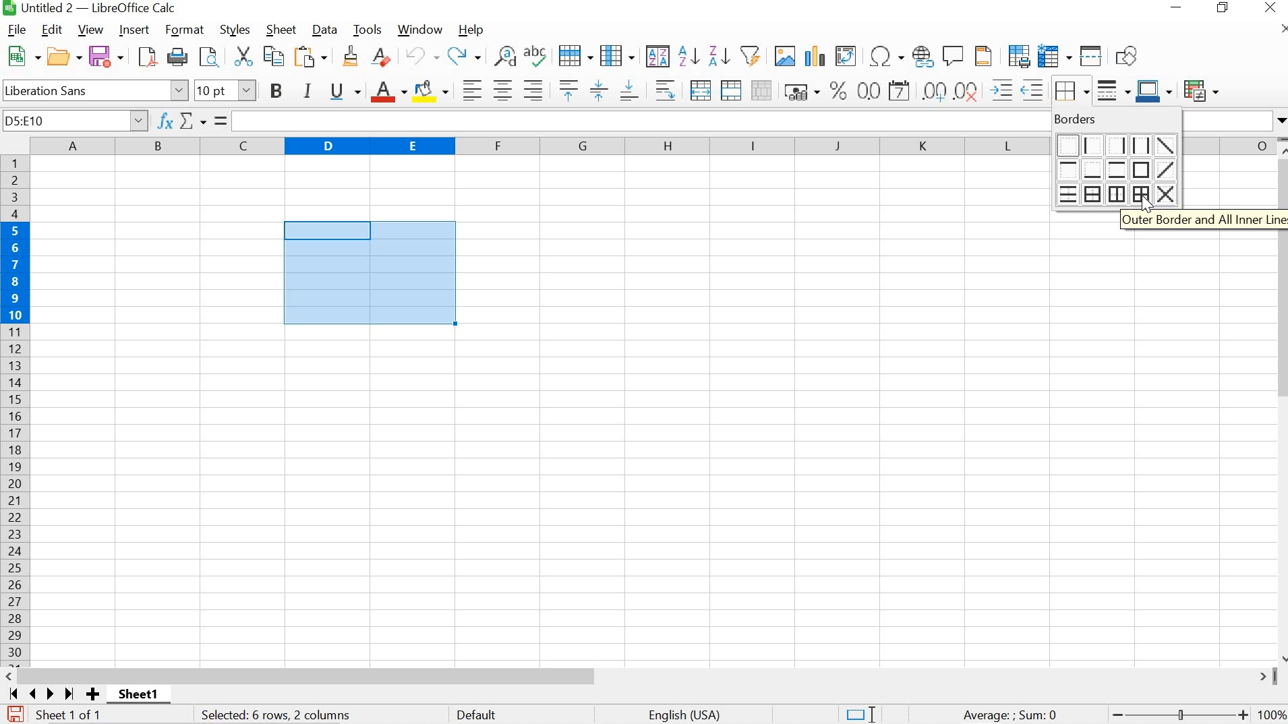 This screenshot has height=724, width=1288. What do you see at coordinates (107, 55) in the screenshot?
I see `SAVE` at bounding box center [107, 55].